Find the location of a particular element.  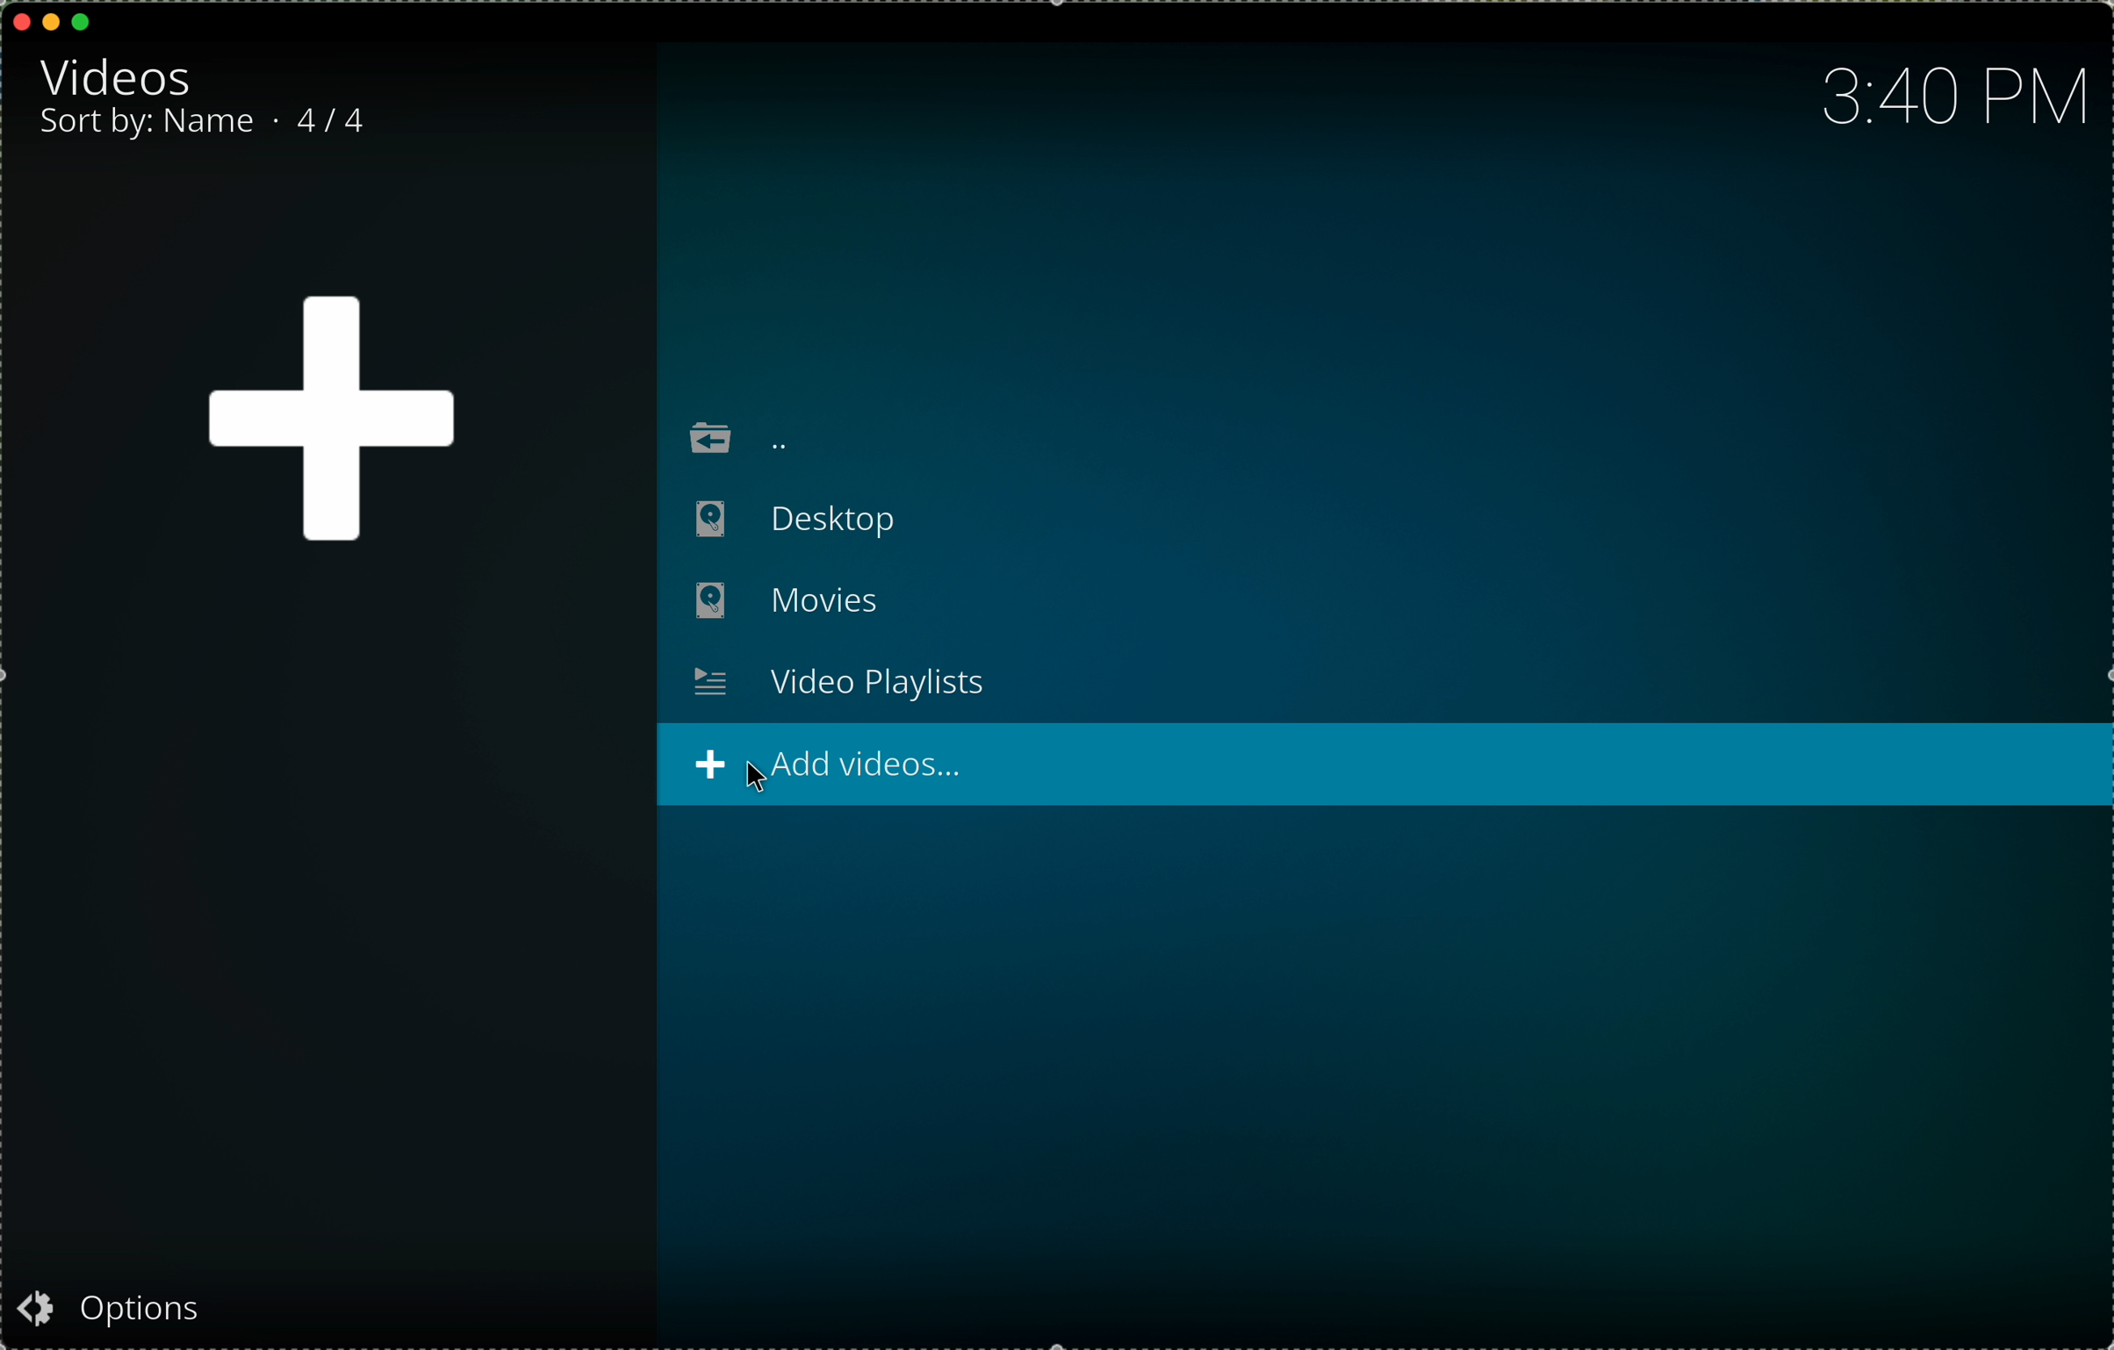

videos is located at coordinates (120, 75).